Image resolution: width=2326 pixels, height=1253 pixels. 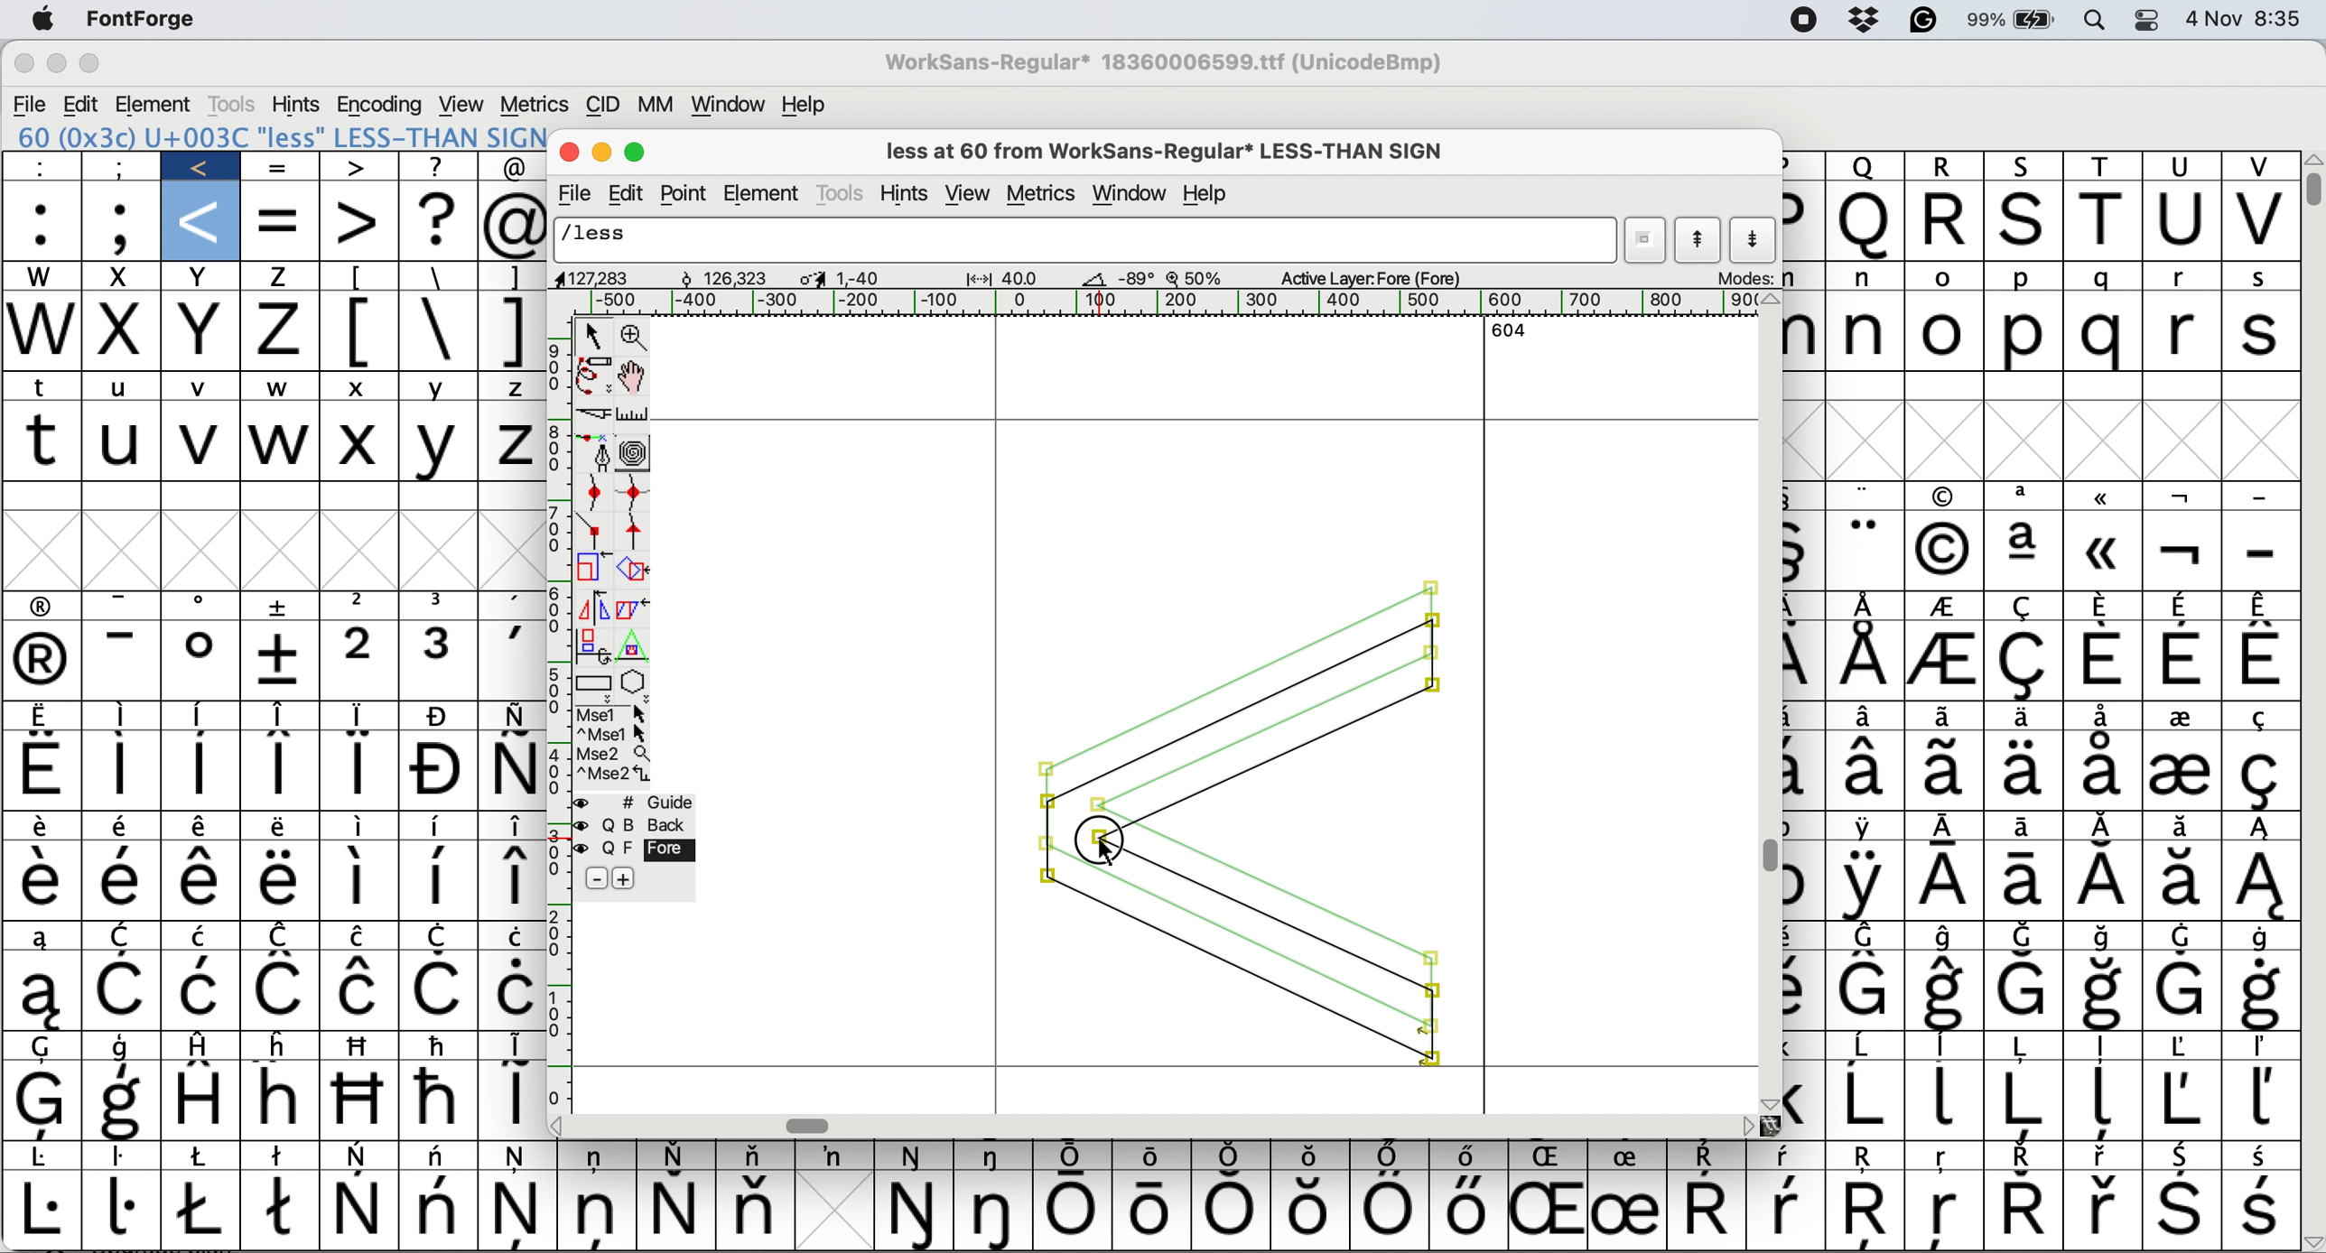 What do you see at coordinates (445, 936) in the screenshot?
I see `Symbol` at bounding box center [445, 936].